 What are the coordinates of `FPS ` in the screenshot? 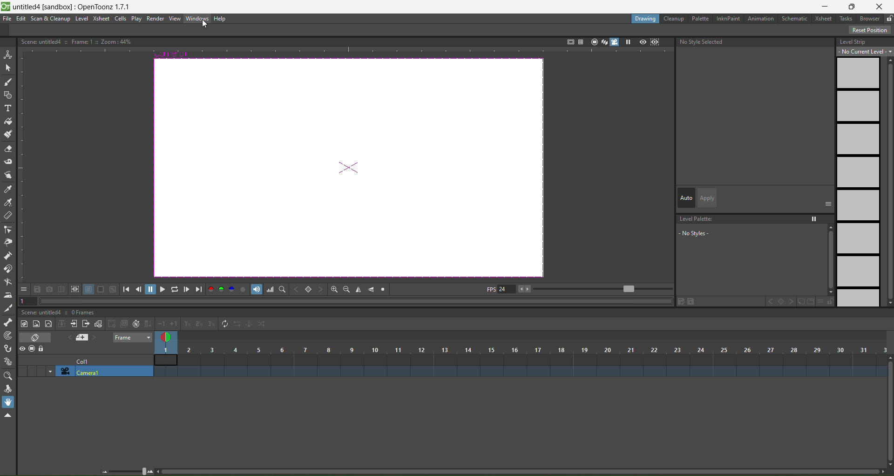 It's located at (578, 290).